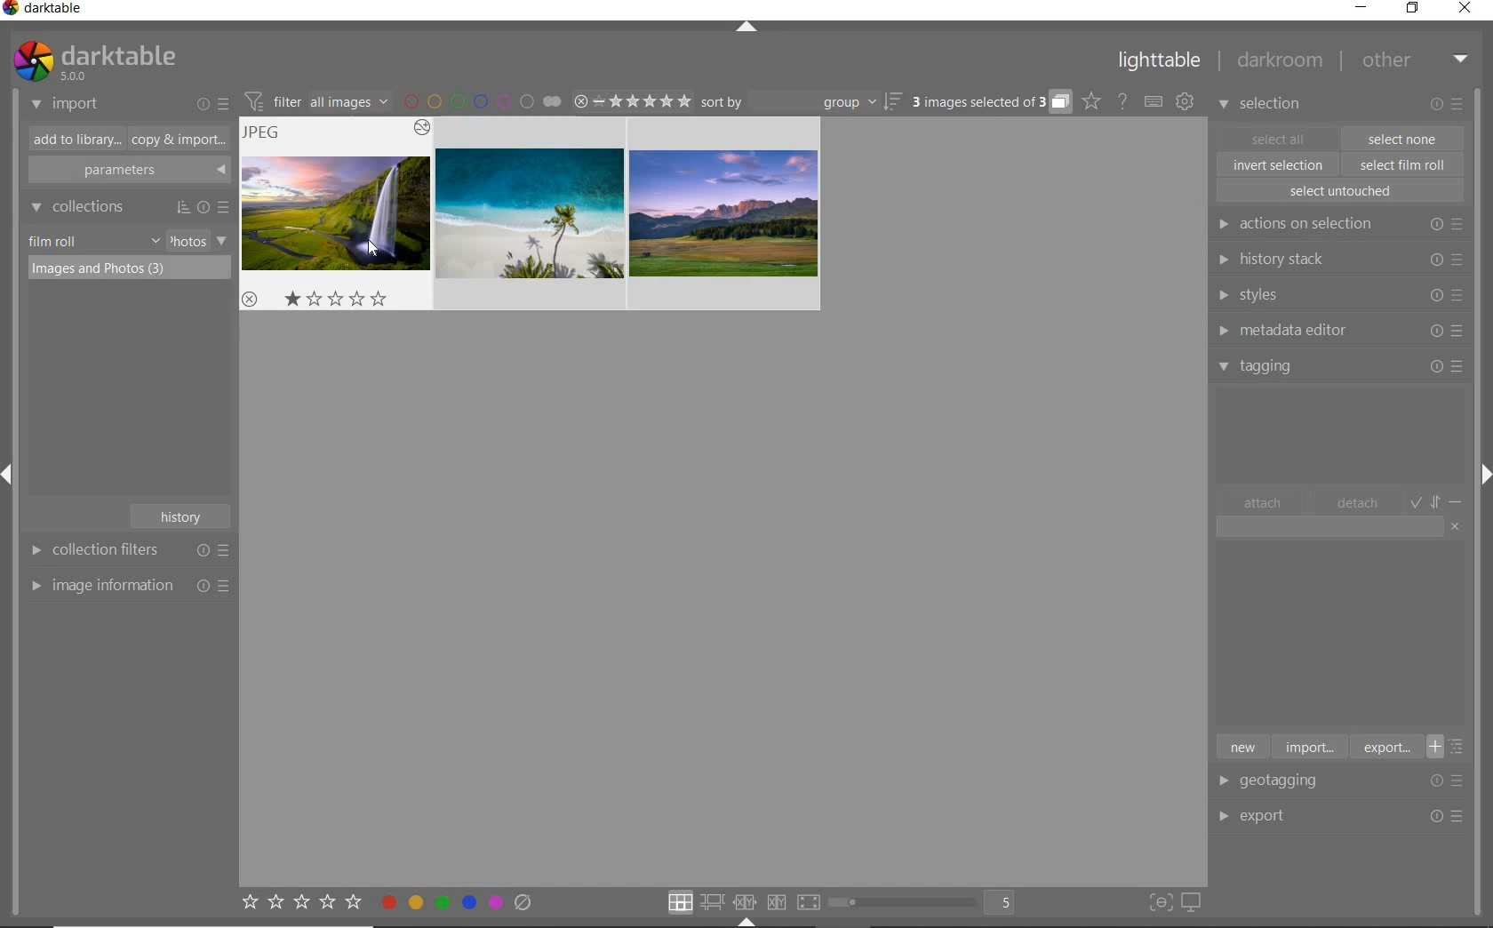 This screenshot has height=928, width=1493. I want to click on detach, so click(1359, 503).